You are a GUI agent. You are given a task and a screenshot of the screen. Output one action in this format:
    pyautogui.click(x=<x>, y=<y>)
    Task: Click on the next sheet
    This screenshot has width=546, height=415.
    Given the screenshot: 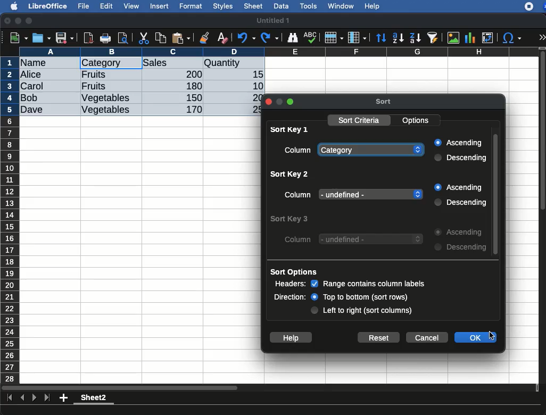 What is the action you would take?
    pyautogui.click(x=33, y=399)
    